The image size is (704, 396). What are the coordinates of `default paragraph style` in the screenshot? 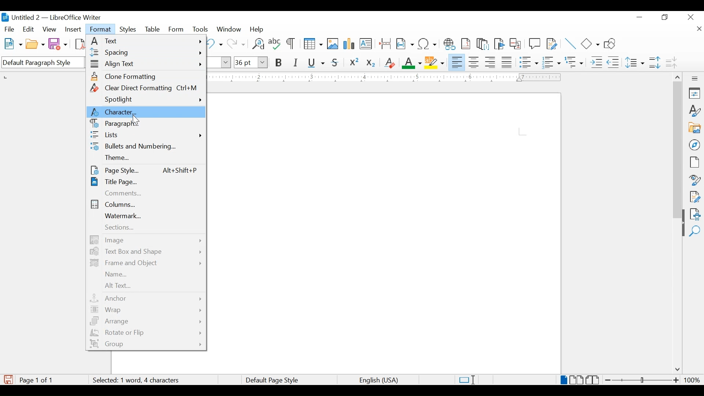 It's located at (42, 63).